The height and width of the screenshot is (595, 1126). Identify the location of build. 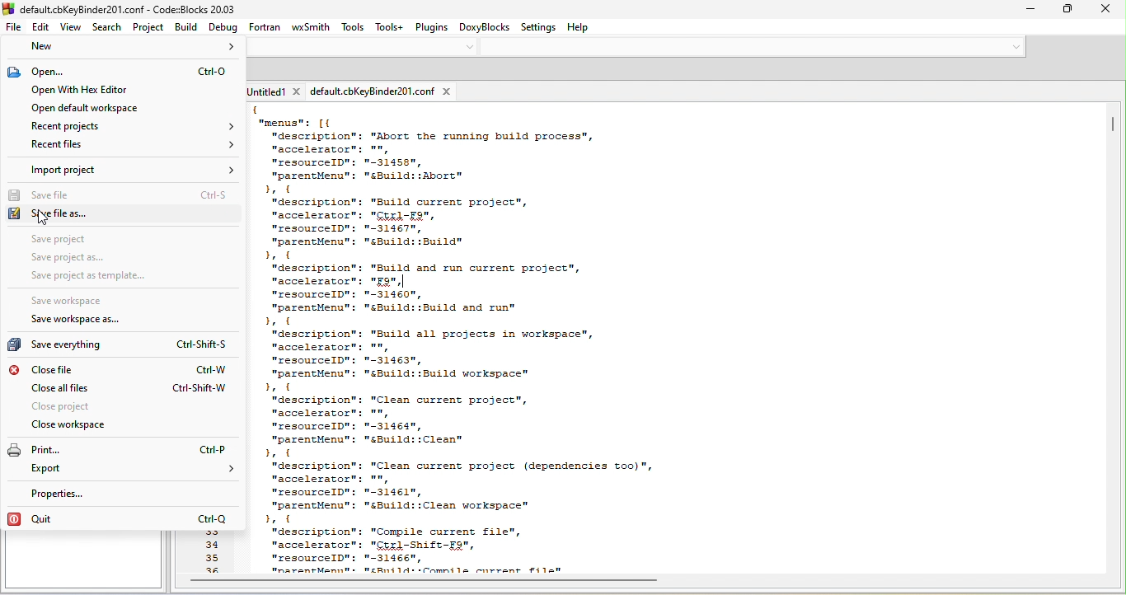
(186, 26).